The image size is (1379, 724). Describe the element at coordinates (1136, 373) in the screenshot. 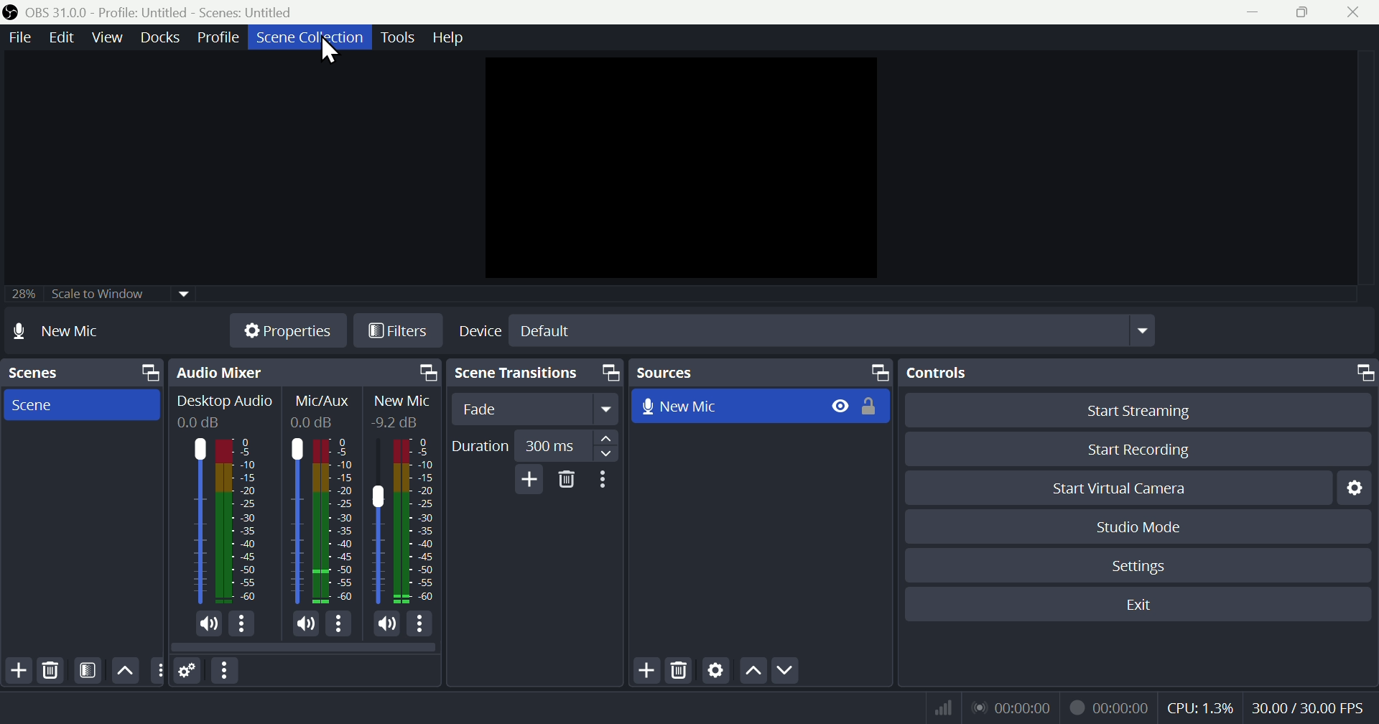

I see `Controls` at that location.